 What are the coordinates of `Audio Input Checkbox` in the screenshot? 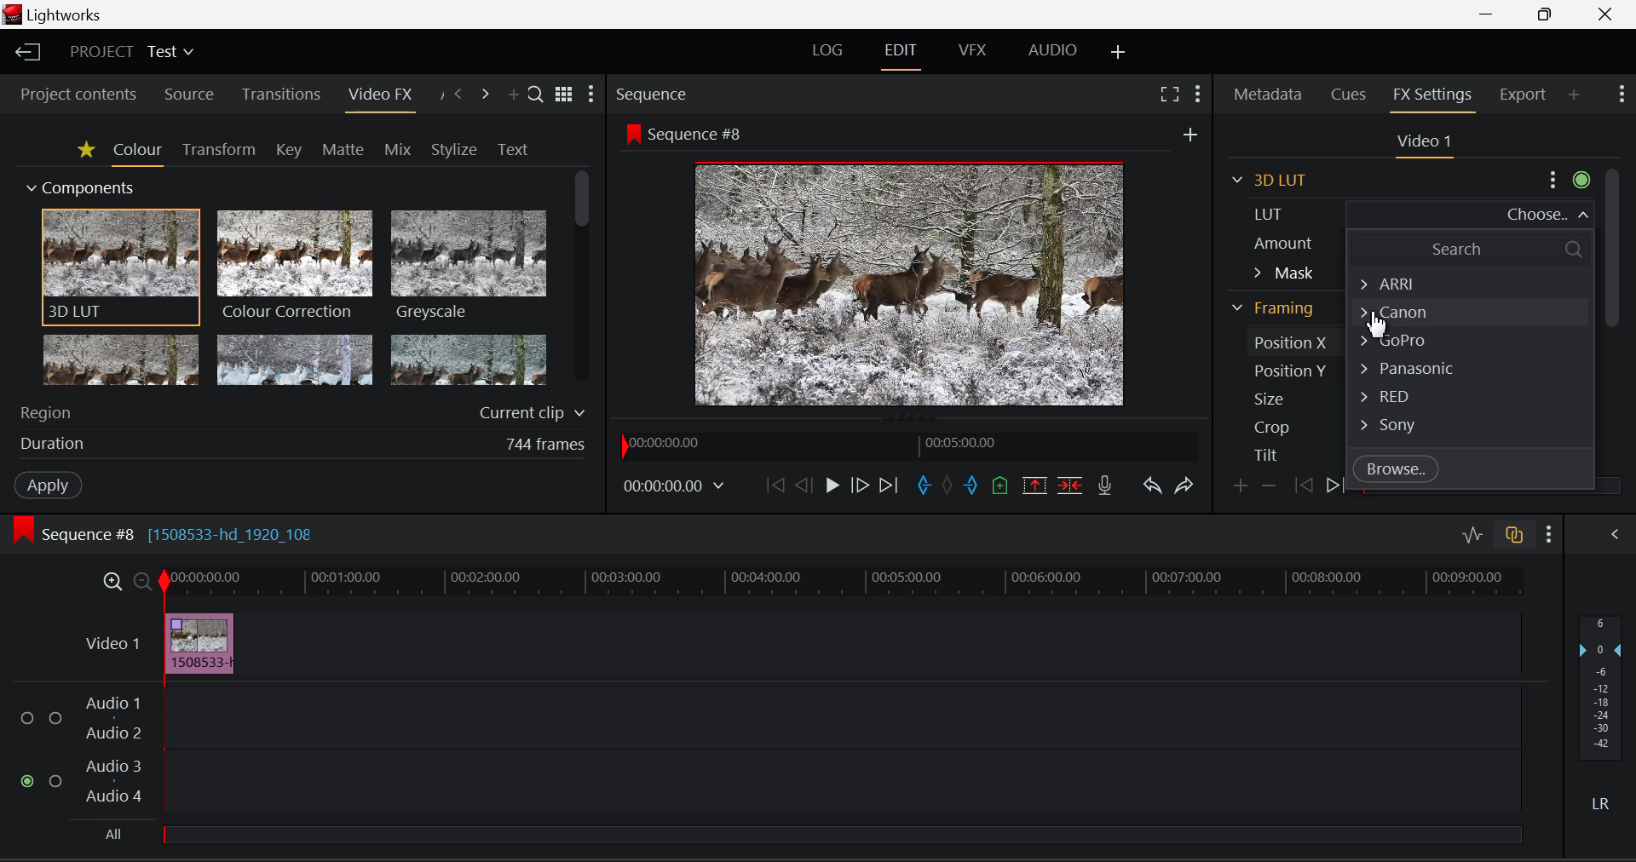 It's located at (57, 718).